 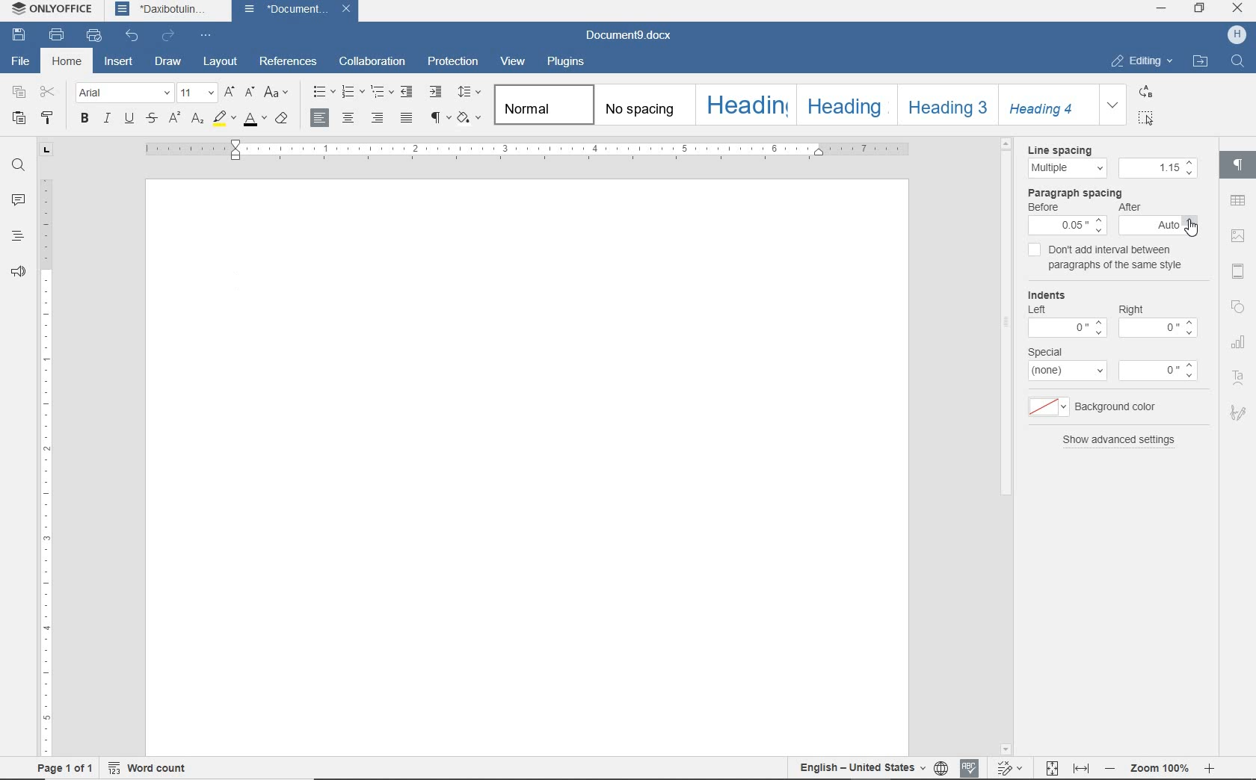 I want to click on increase indent, so click(x=437, y=92).